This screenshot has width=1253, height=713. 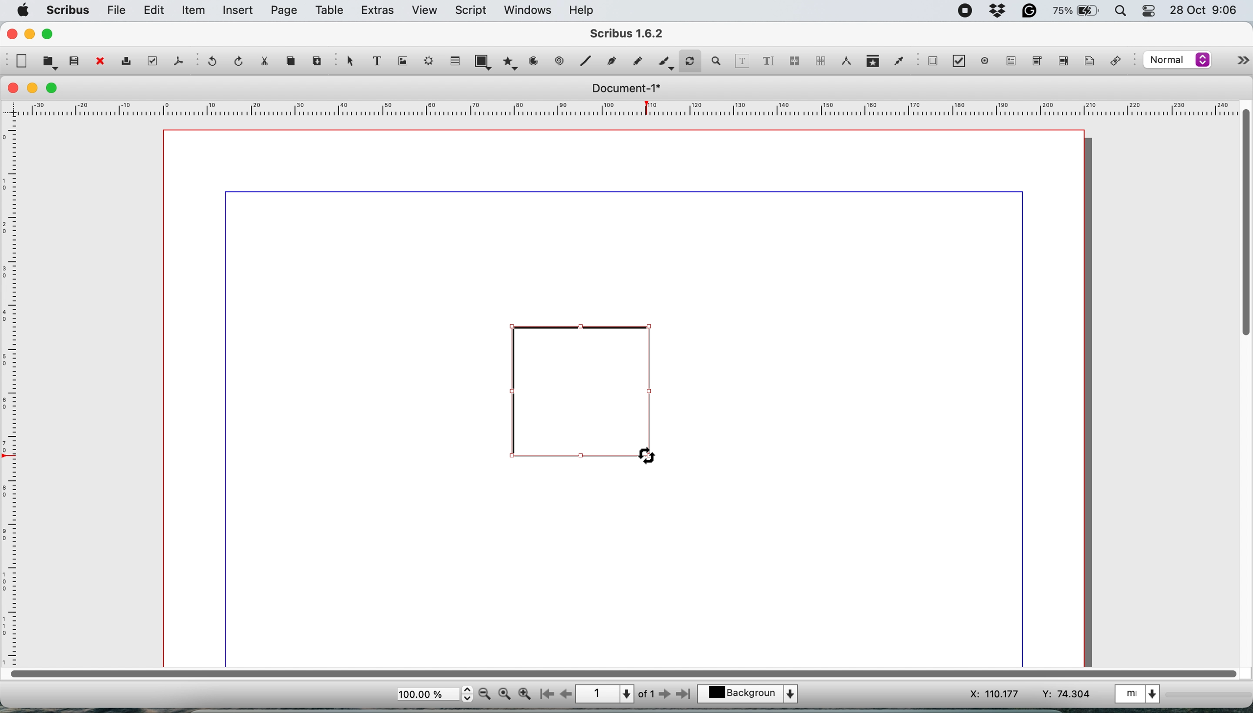 What do you see at coordinates (1178, 61) in the screenshot?
I see `image quality` at bounding box center [1178, 61].